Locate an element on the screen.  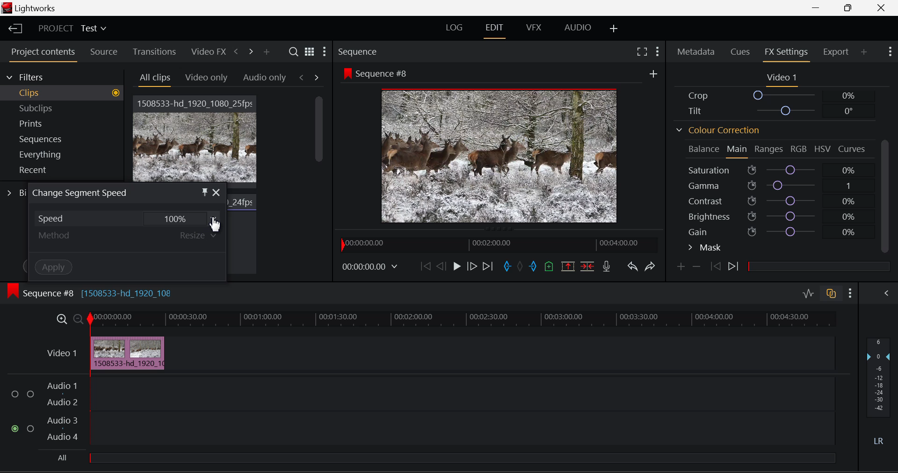
VFX is located at coordinates (533, 28).